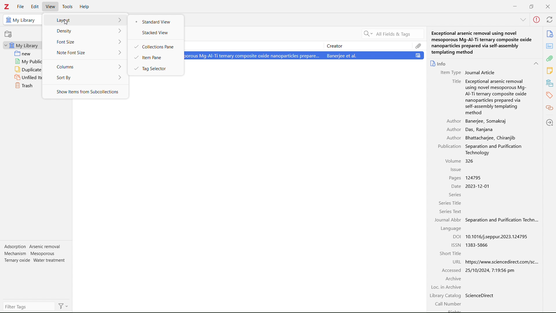 This screenshot has height=313, width=556. I want to click on Ternary oxide Water treatment, so click(35, 260).